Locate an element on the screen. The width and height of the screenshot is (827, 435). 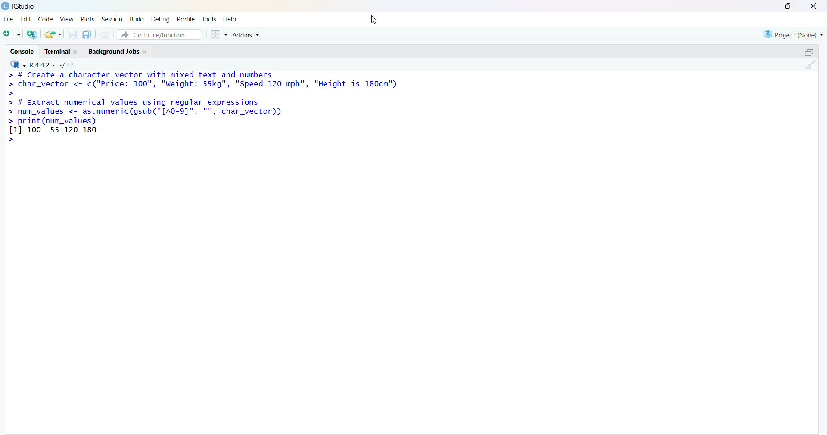
edit is located at coordinates (27, 19).